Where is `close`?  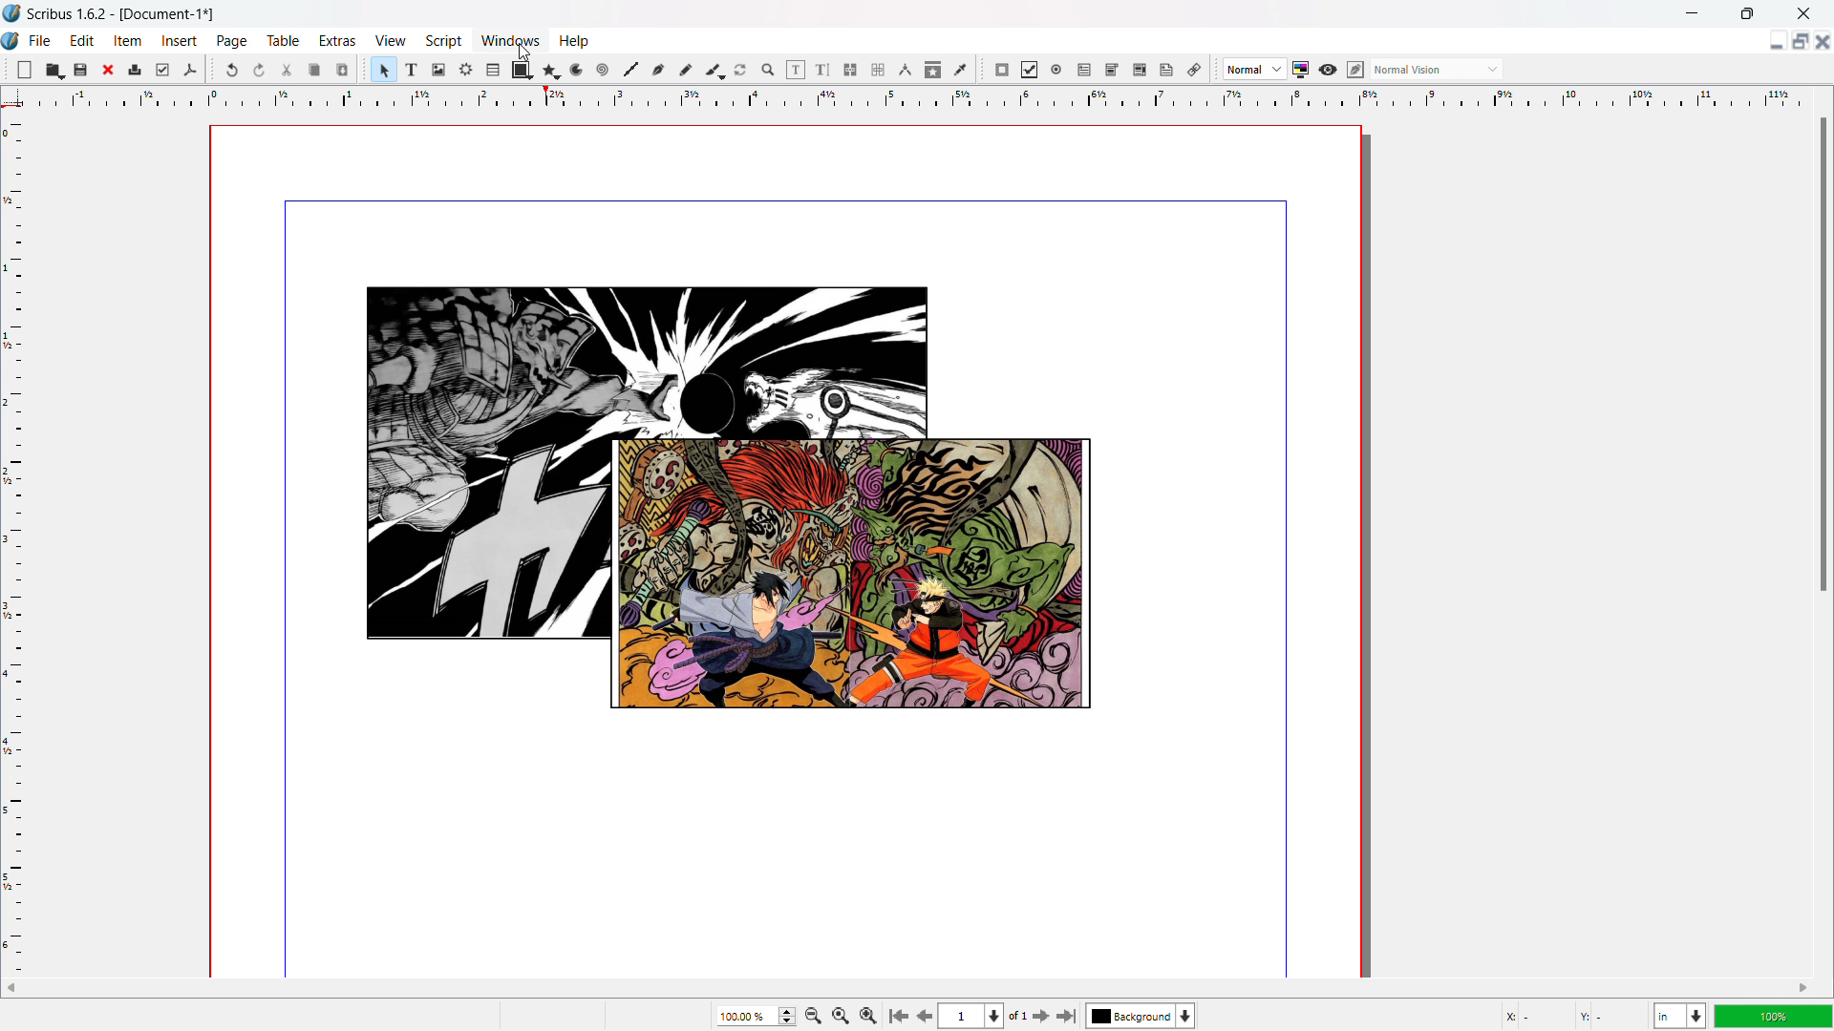
close is located at coordinates (110, 70).